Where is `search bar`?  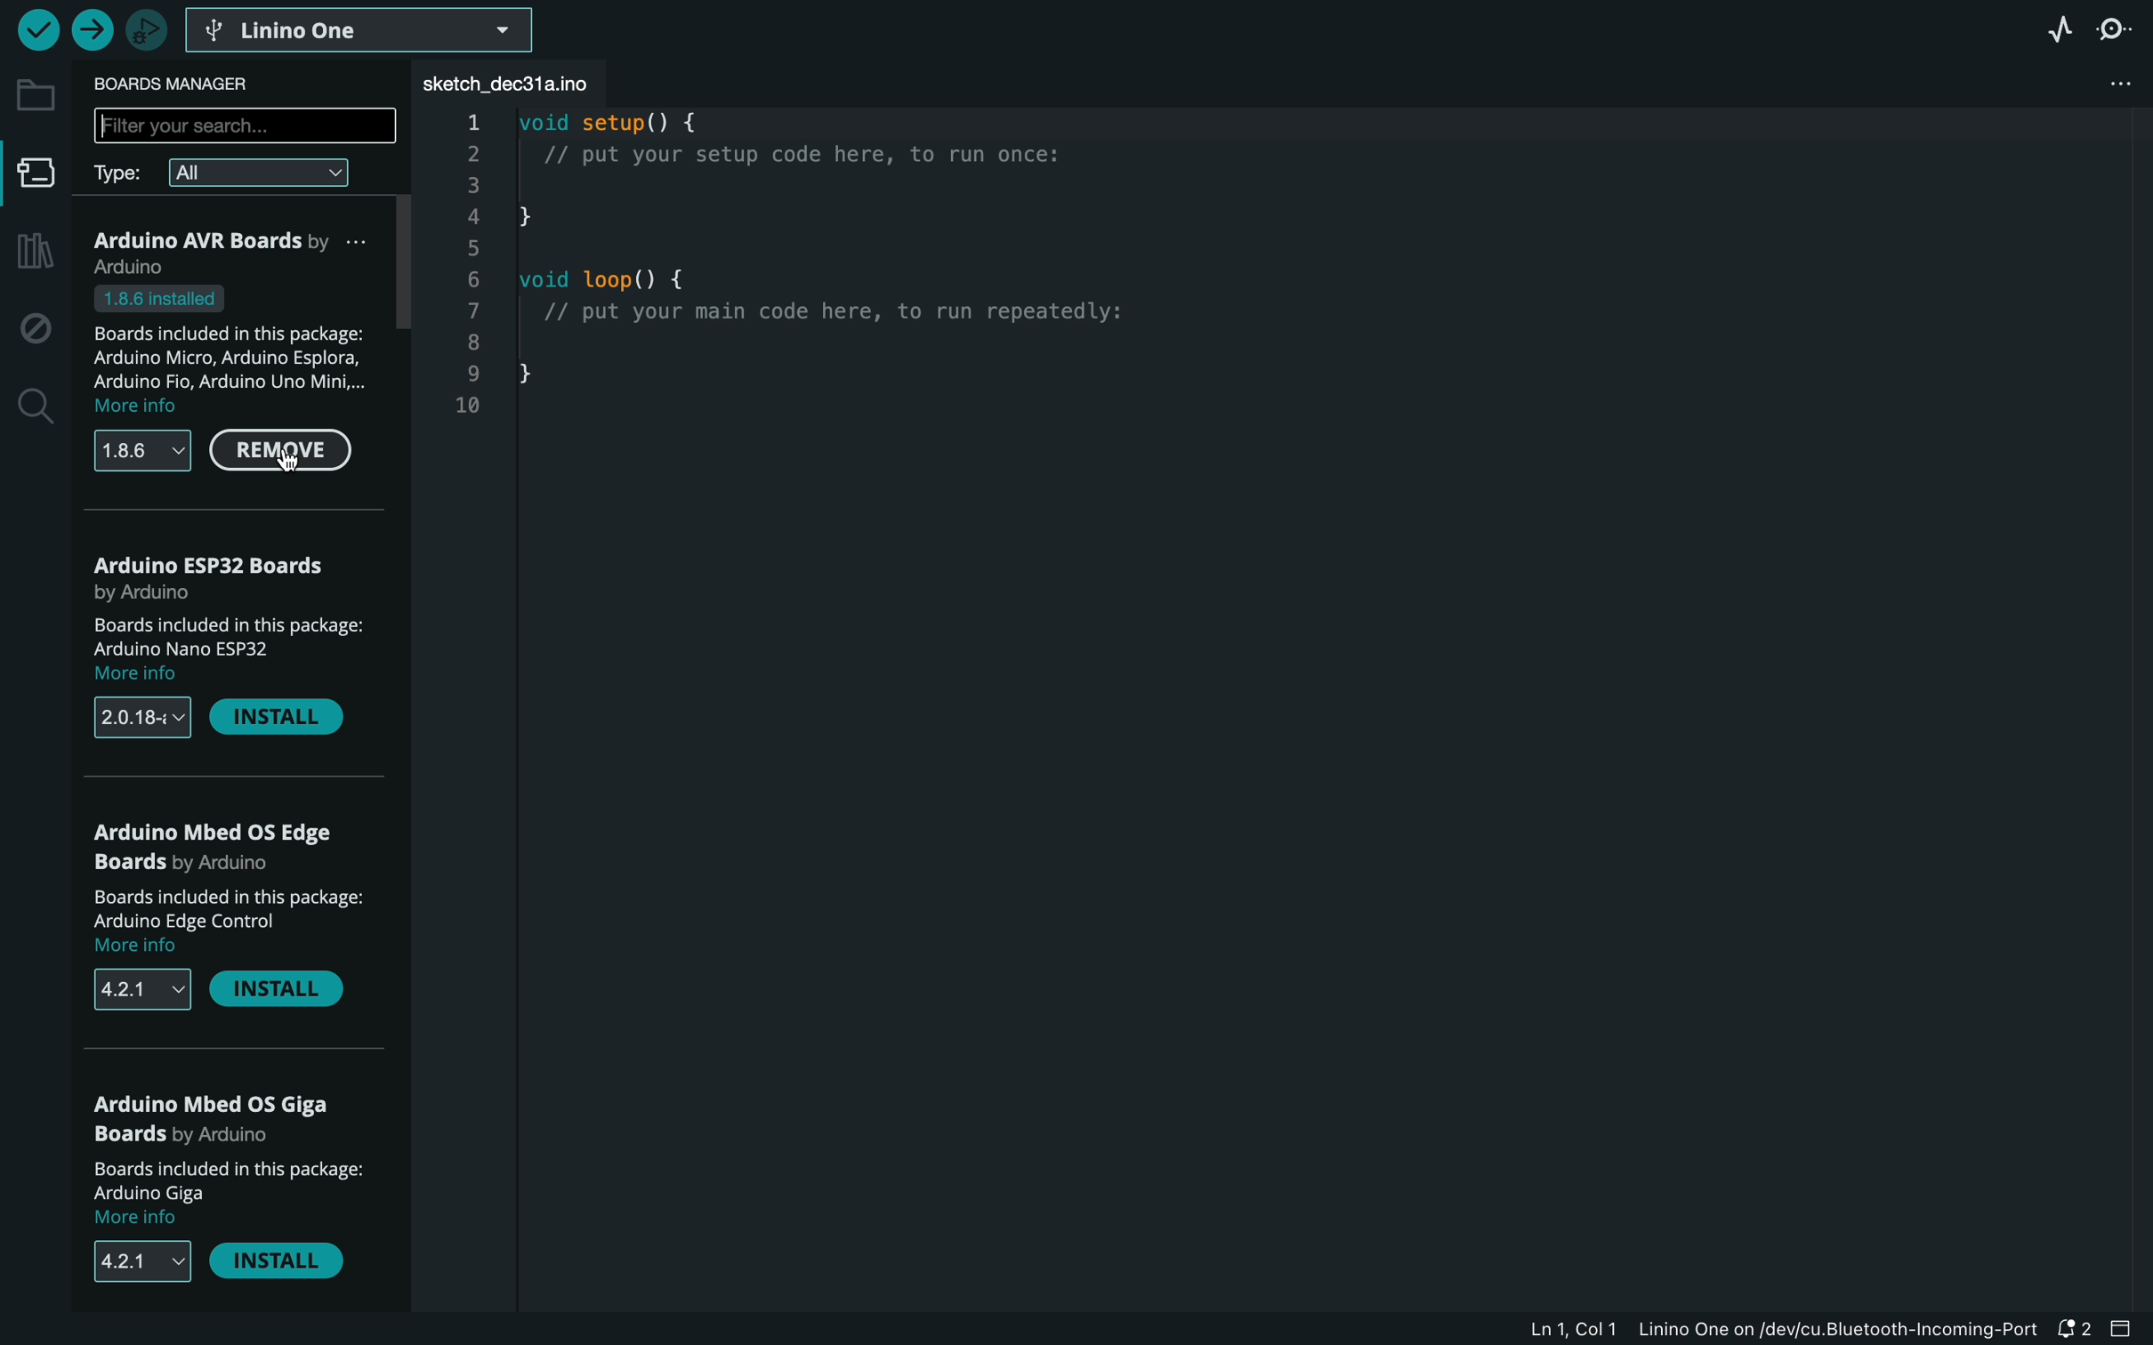
search bar is located at coordinates (246, 125).